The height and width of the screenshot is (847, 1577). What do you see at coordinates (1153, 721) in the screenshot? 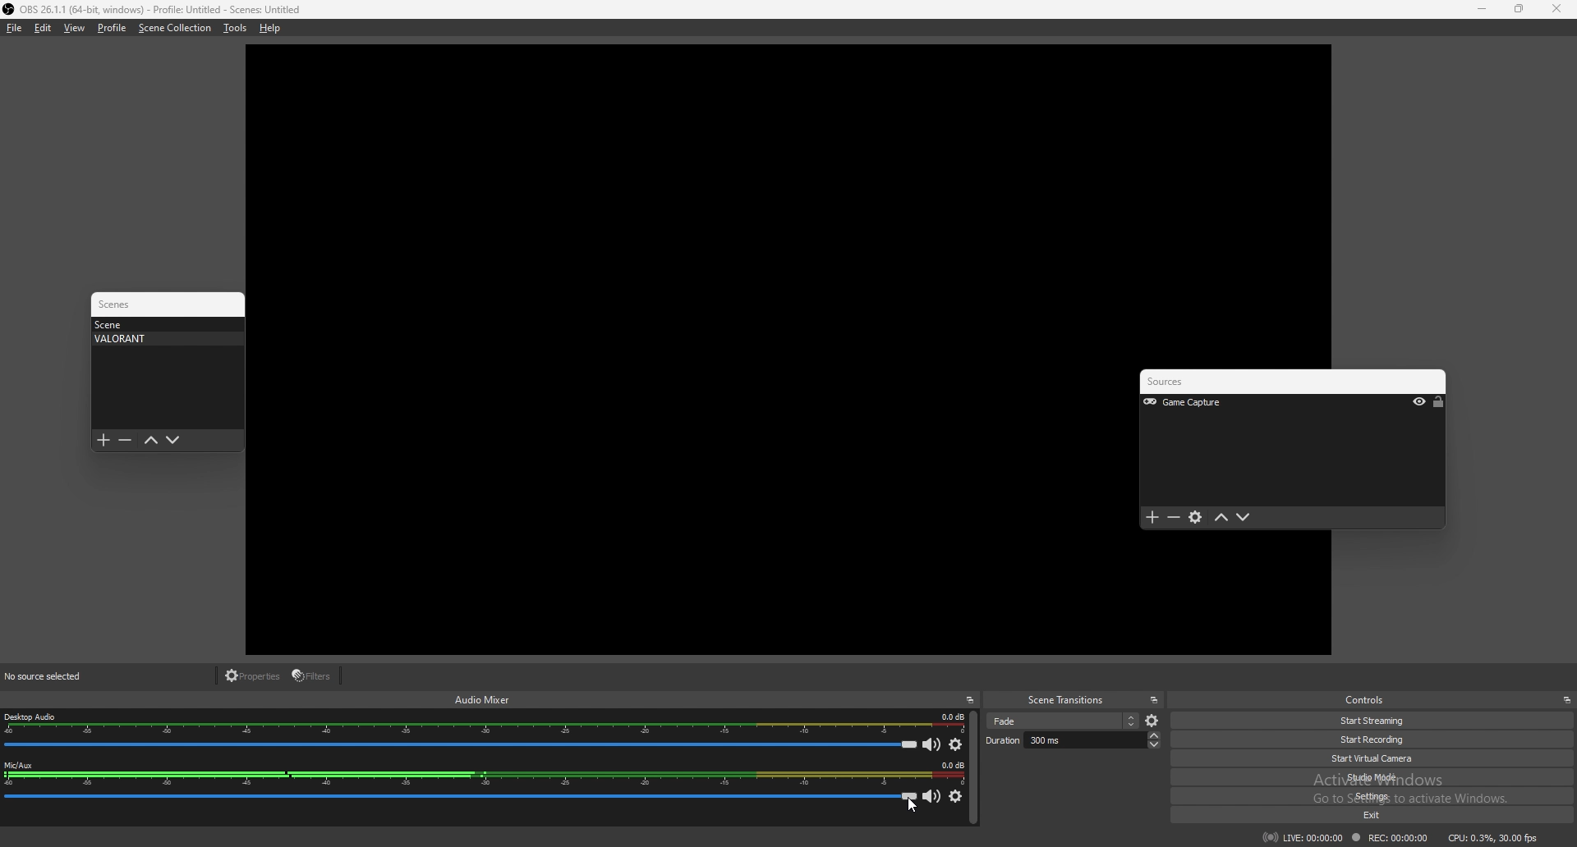
I see `scene settings` at bounding box center [1153, 721].